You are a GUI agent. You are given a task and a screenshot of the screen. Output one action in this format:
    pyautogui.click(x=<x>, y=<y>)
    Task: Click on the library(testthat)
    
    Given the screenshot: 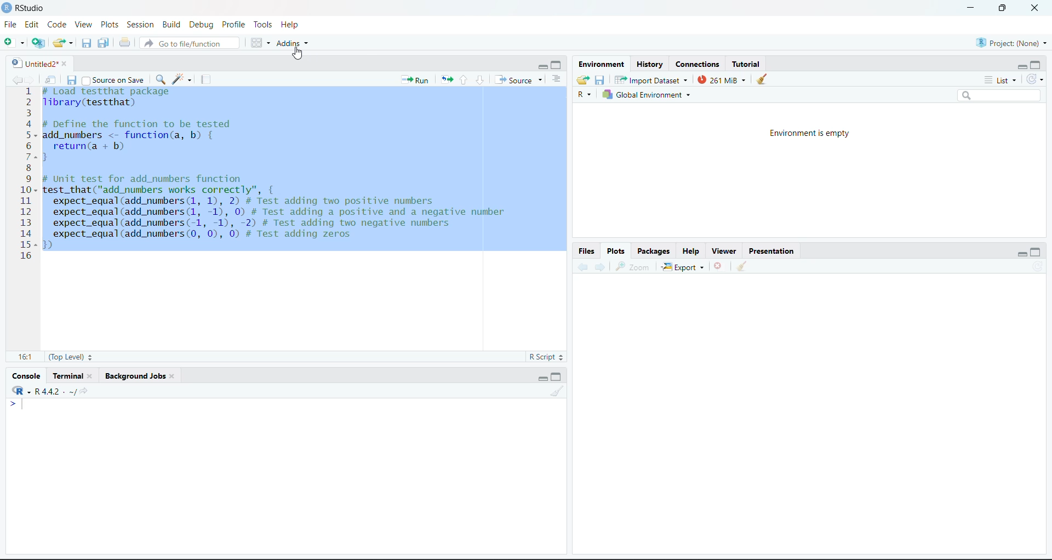 What is the action you would take?
    pyautogui.click(x=89, y=102)
    